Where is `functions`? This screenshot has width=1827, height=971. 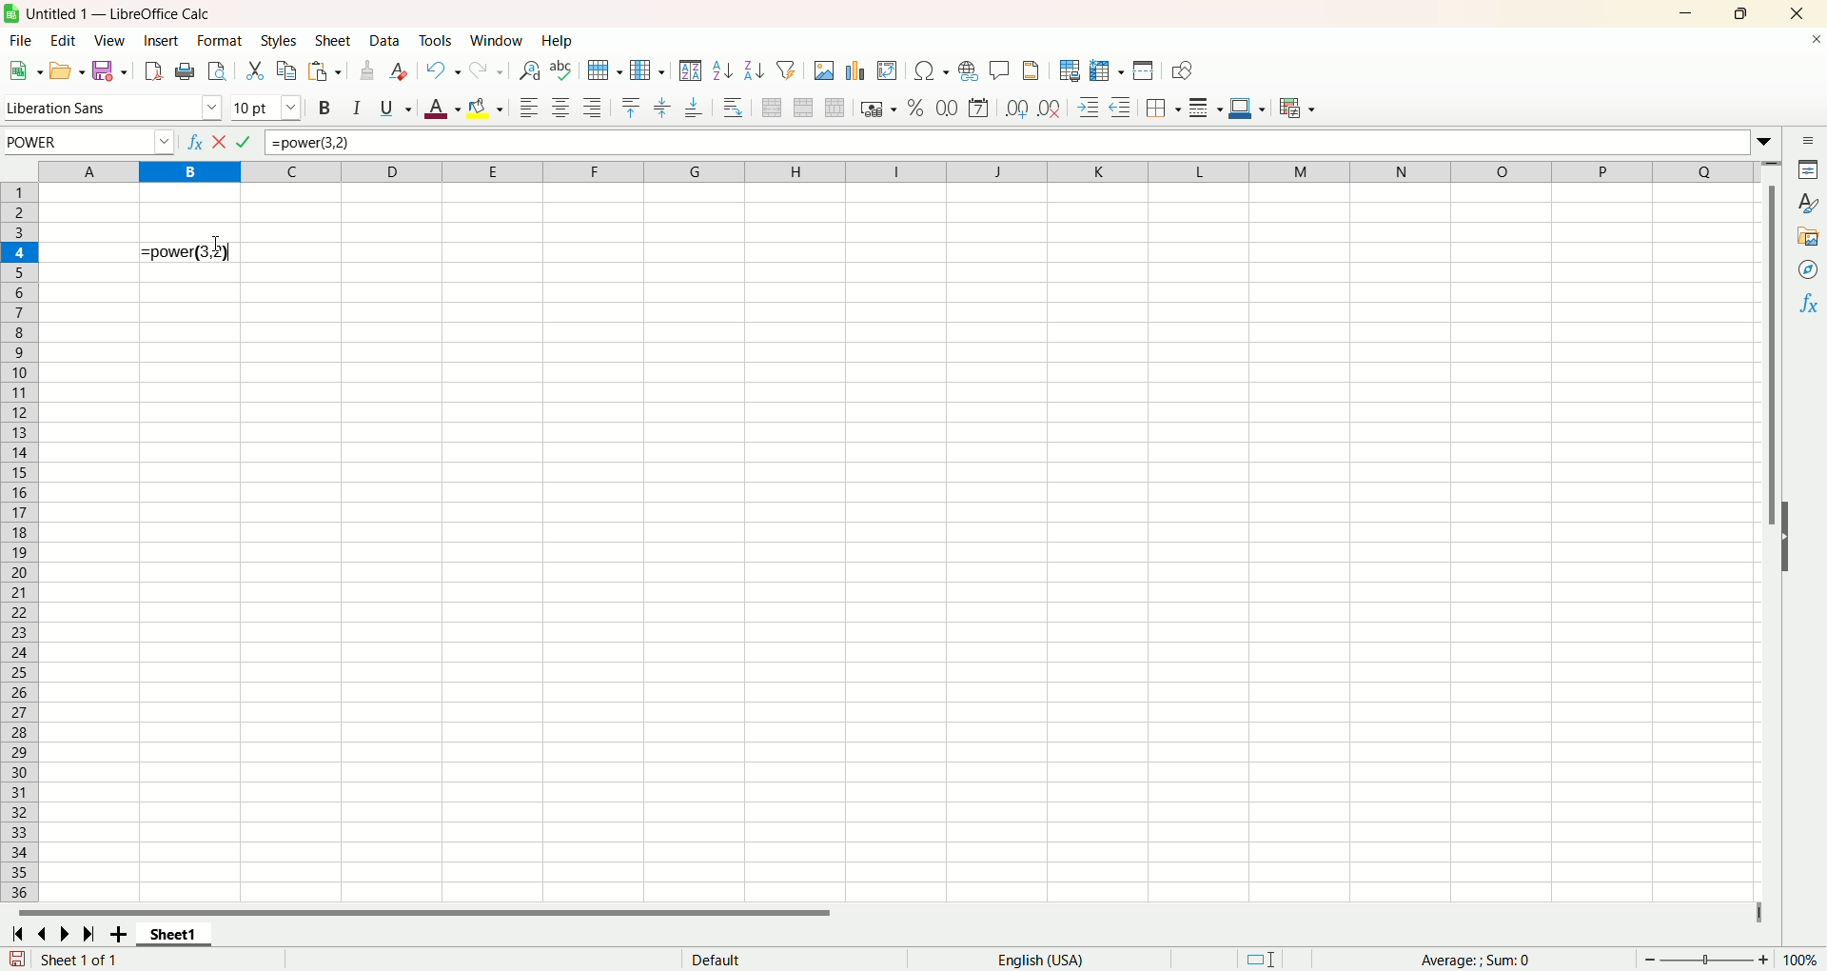
functions is located at coordinates (1486, 960).